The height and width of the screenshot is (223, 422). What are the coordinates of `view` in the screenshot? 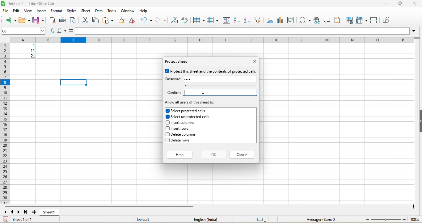 It's located at (28, 11).